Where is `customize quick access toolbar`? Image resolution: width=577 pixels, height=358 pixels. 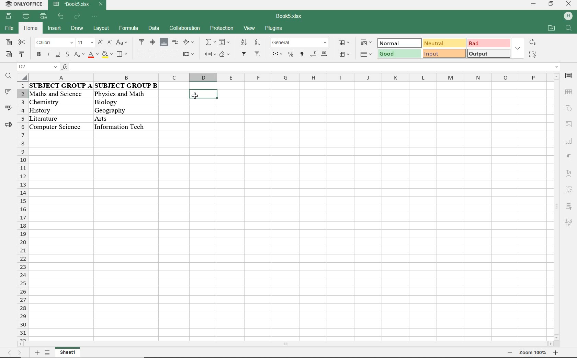 customize quick access toolbar is located at coordinates (43, 16).